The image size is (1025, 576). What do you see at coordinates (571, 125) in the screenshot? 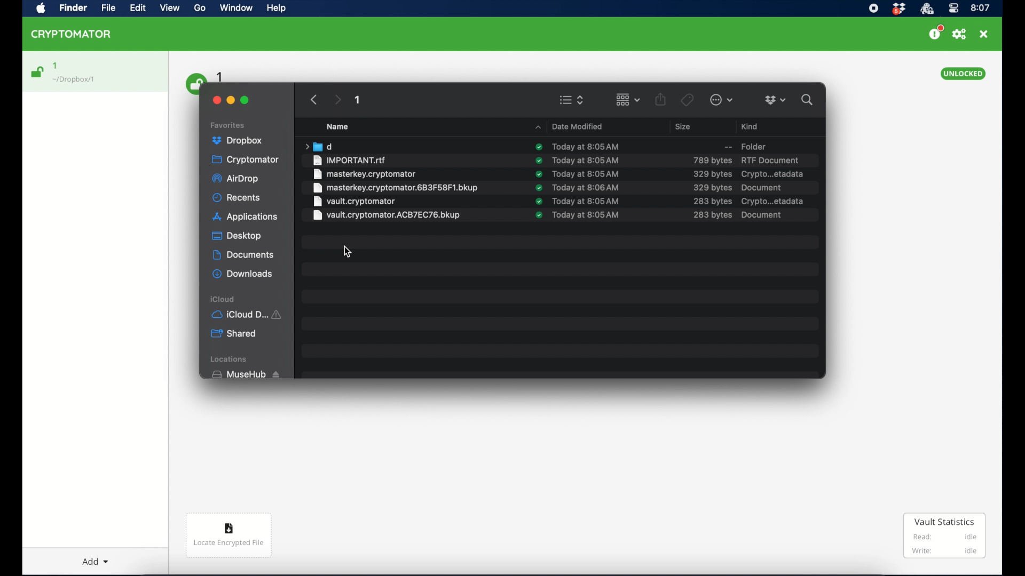
I see `Date Modifies` at bounding box center [571, 125].